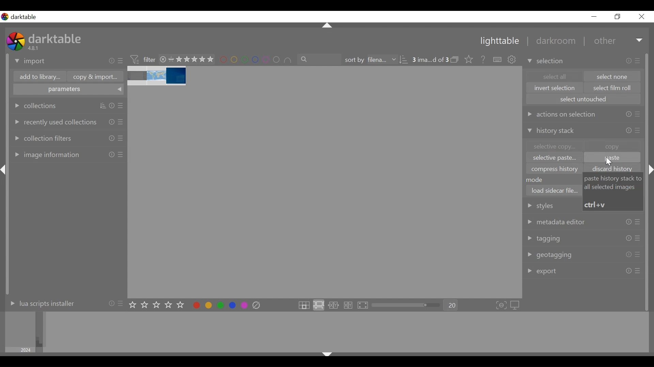 The width and height of the screenshot is (654, 367). What do you see at coordinates (557, 222) in the screenshot?
I see `metadata editor` at bounding box center [557, 222].